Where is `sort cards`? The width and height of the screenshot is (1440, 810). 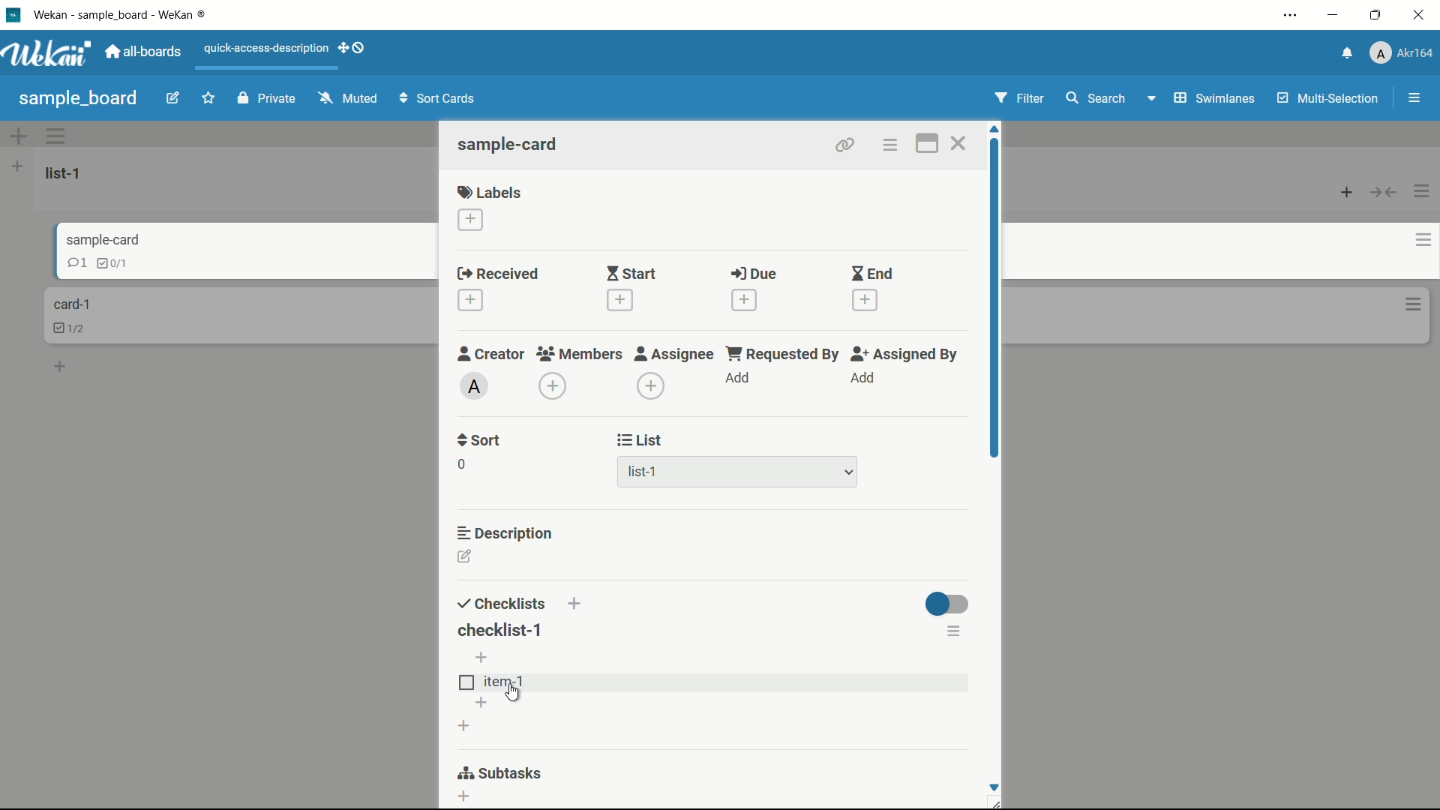
sort cards is located at coordinates (439, 98).